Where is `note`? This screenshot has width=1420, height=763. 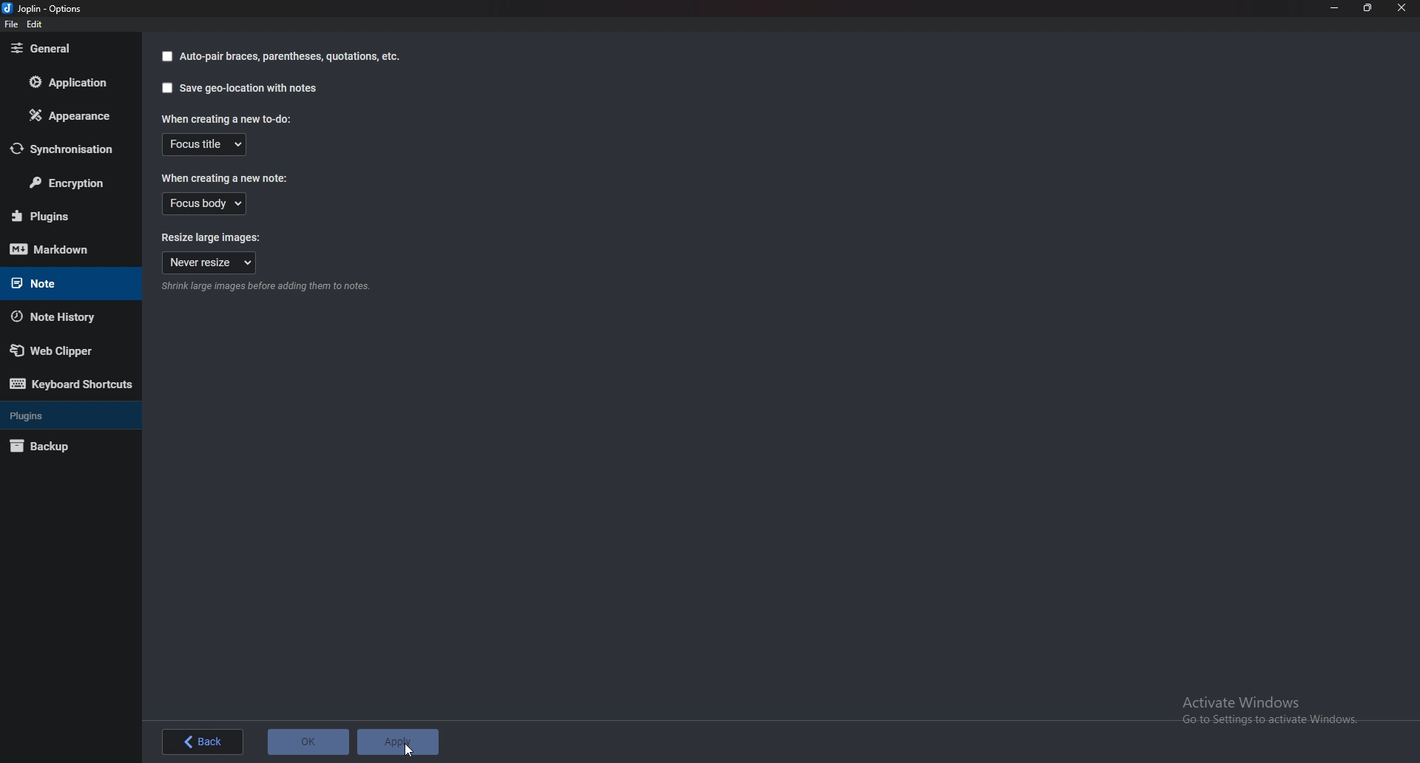
note is located at coordinates (64, 282).